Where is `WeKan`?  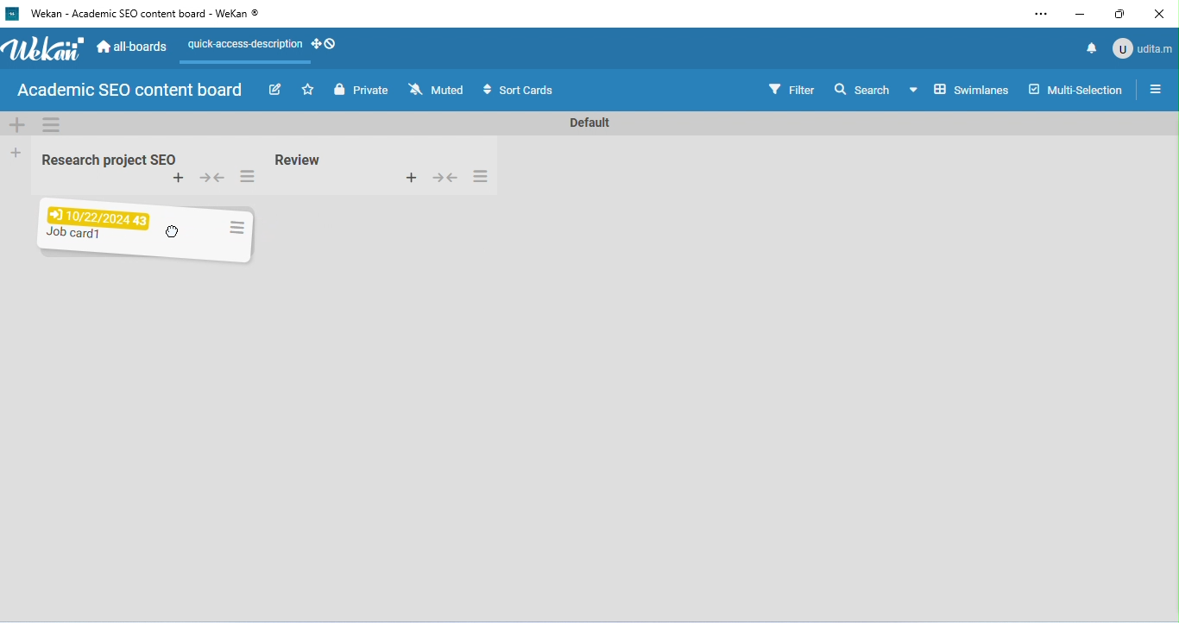
WeKan is located at coordinates (43, 49).